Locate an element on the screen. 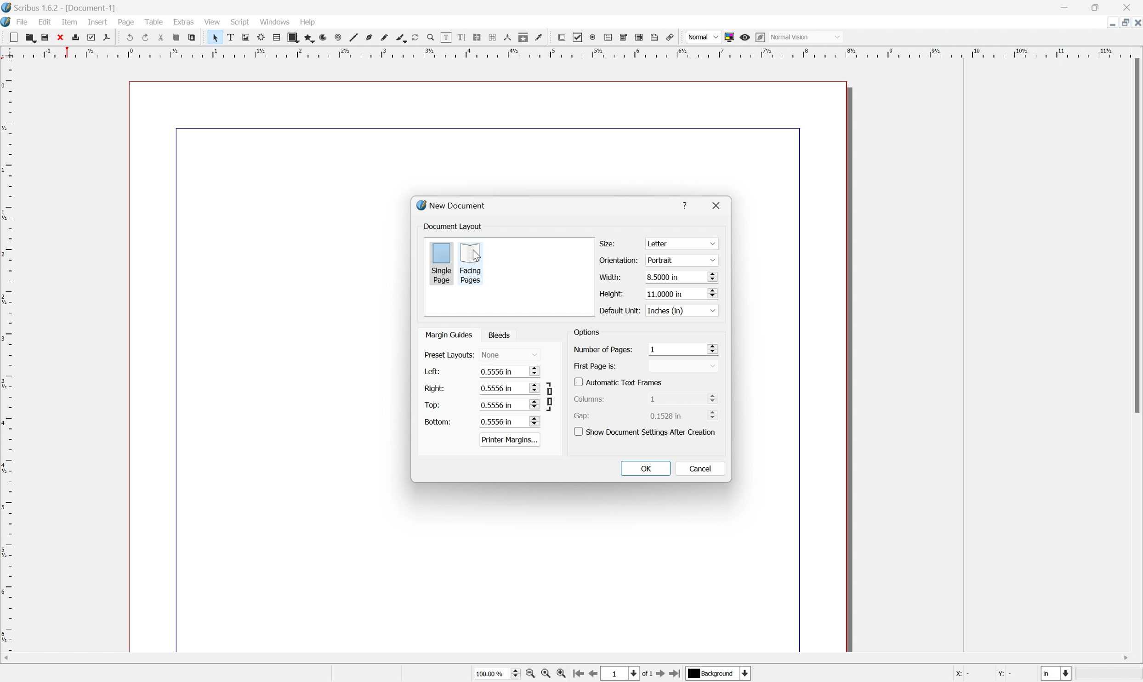  Edit text with story editor is located at coordinates (462, 37).